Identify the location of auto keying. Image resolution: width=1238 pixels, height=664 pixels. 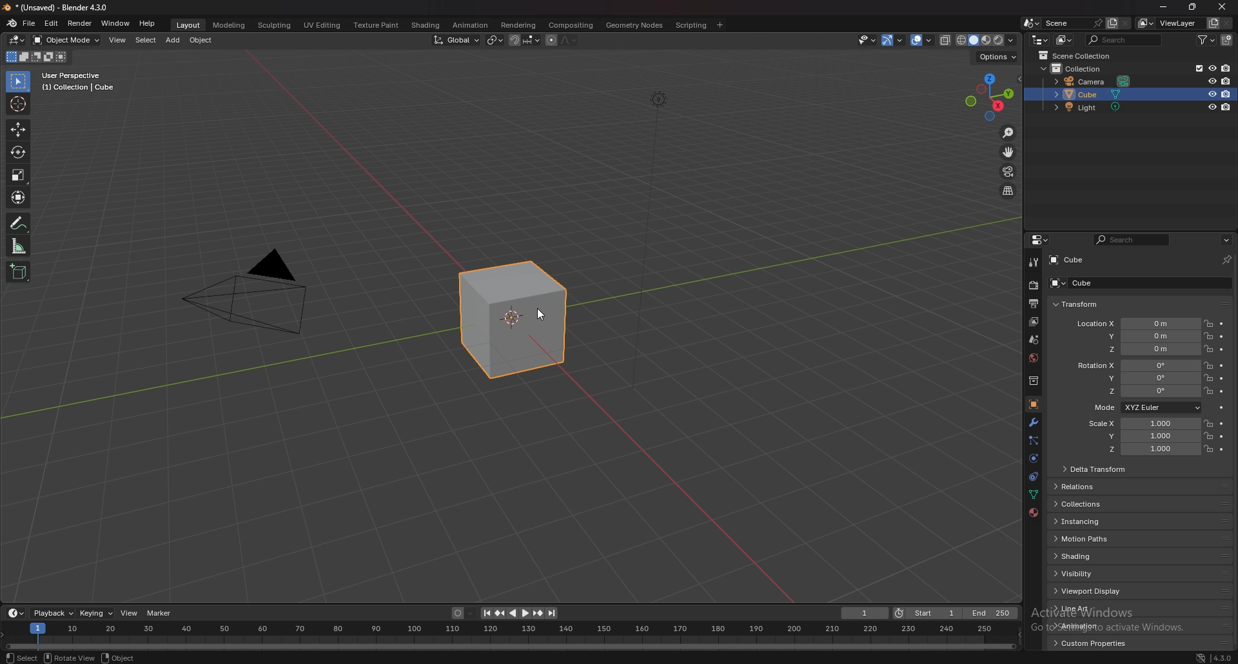
(463, 613).